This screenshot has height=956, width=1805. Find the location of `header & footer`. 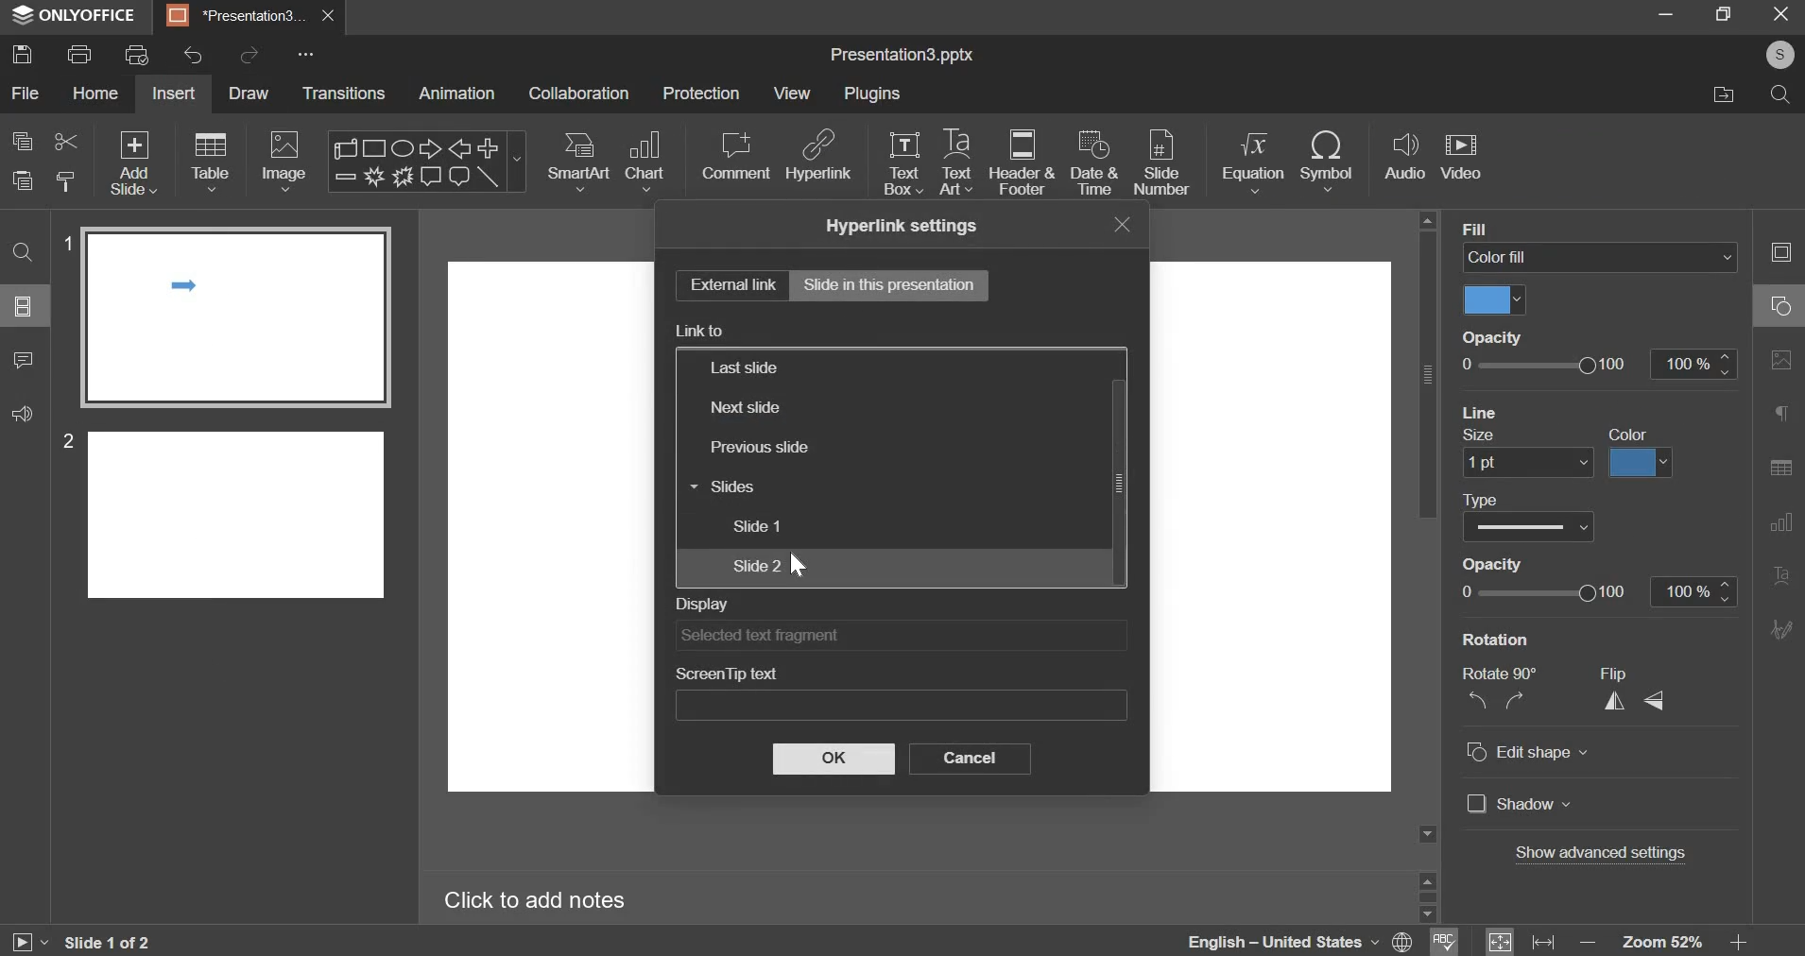

header & footer is located at coordinates (1023, 162).